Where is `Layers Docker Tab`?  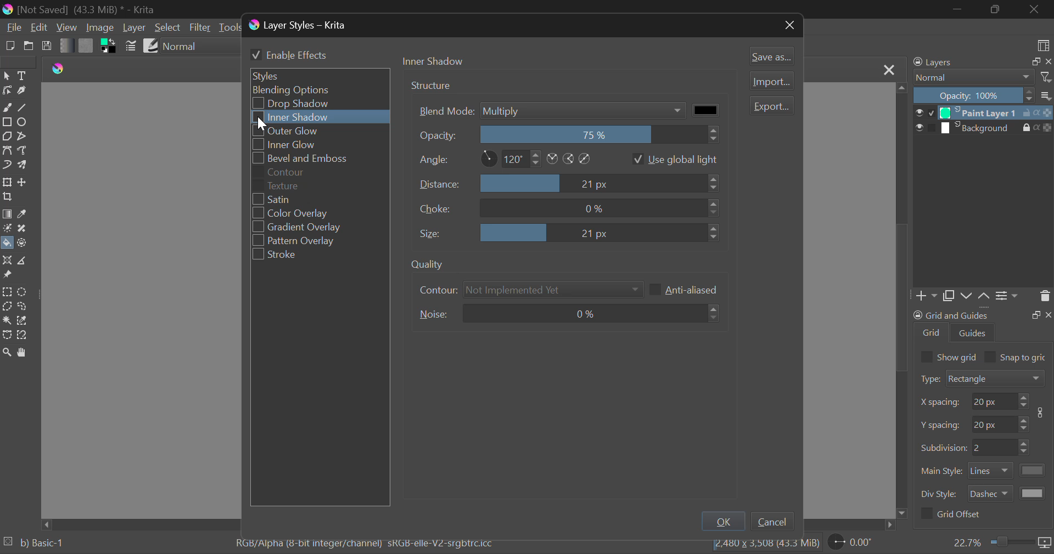
Layers Docker Tab is located at coordinates (979, 63).